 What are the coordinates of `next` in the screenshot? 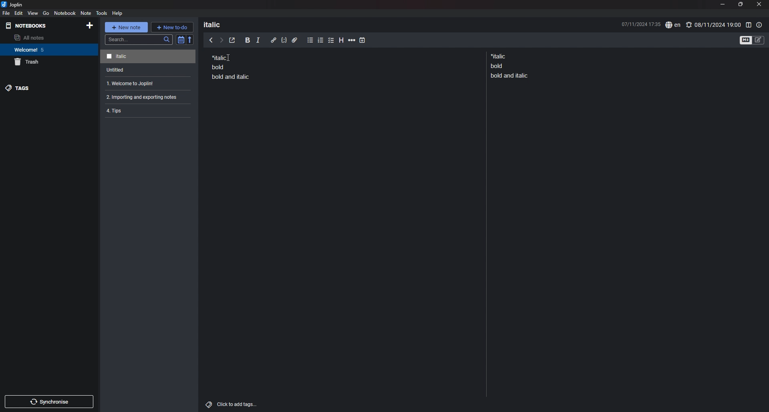 It's located at (221, 40).